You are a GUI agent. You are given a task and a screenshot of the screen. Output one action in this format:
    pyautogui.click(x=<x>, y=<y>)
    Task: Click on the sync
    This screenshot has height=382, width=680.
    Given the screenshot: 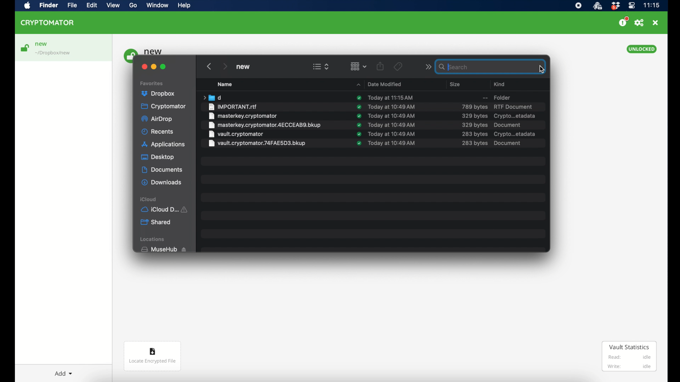 What is the action you would take?
    pyautogui.click(x=359, y=107)
    